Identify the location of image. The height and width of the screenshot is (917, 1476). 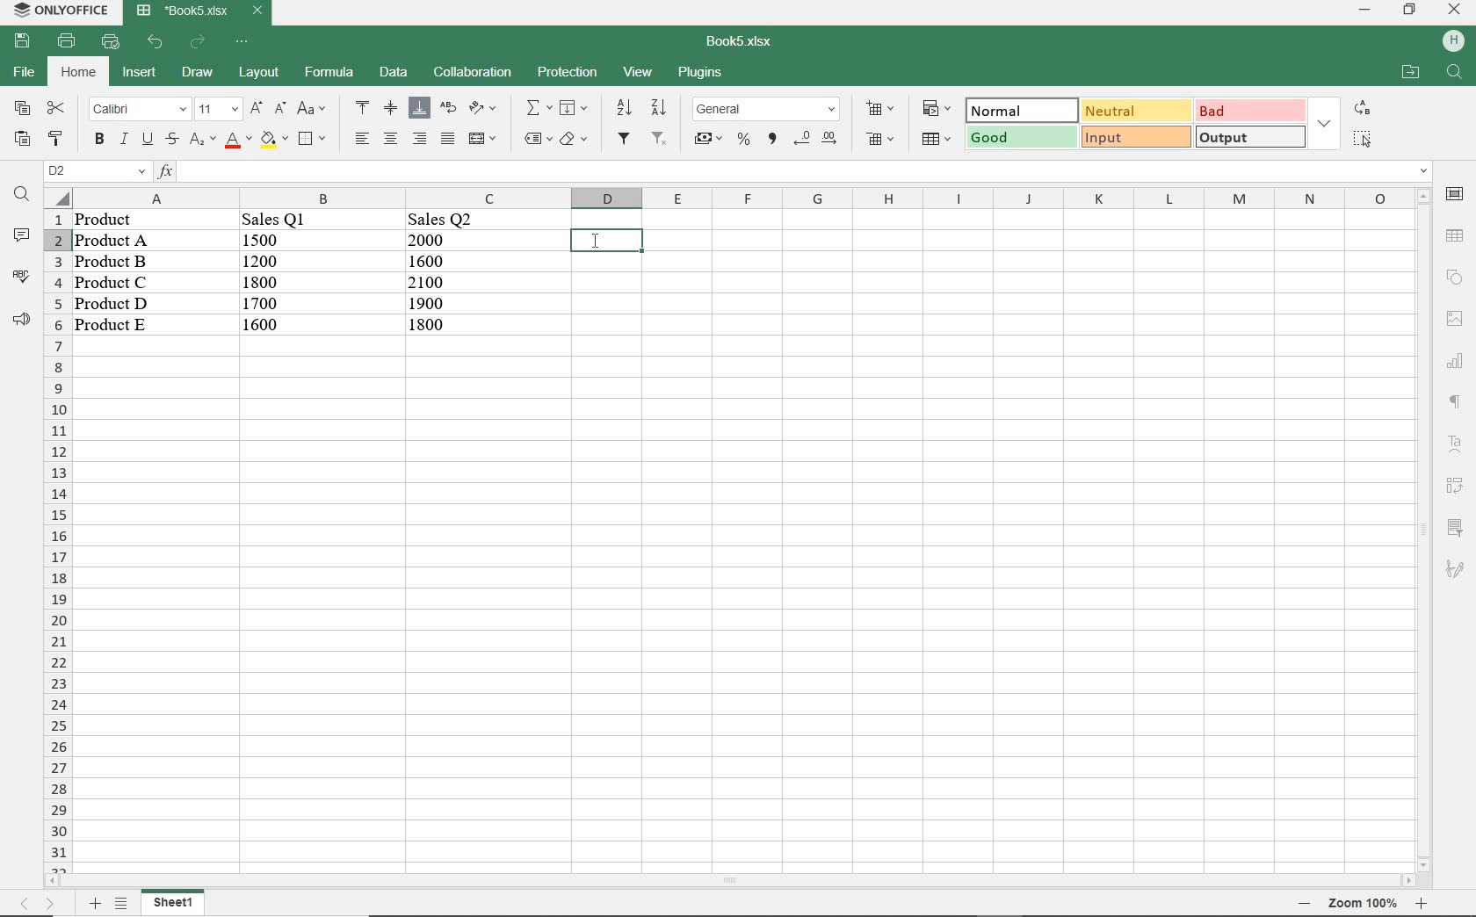
(1457, 318).